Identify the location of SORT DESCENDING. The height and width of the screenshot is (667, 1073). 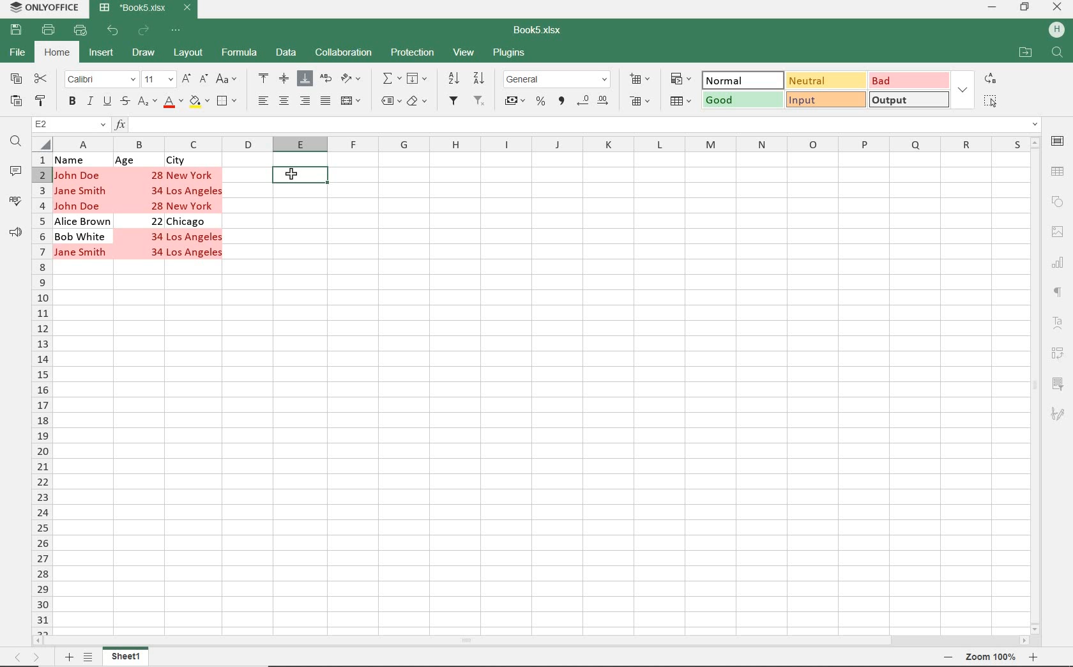
(481, 78).